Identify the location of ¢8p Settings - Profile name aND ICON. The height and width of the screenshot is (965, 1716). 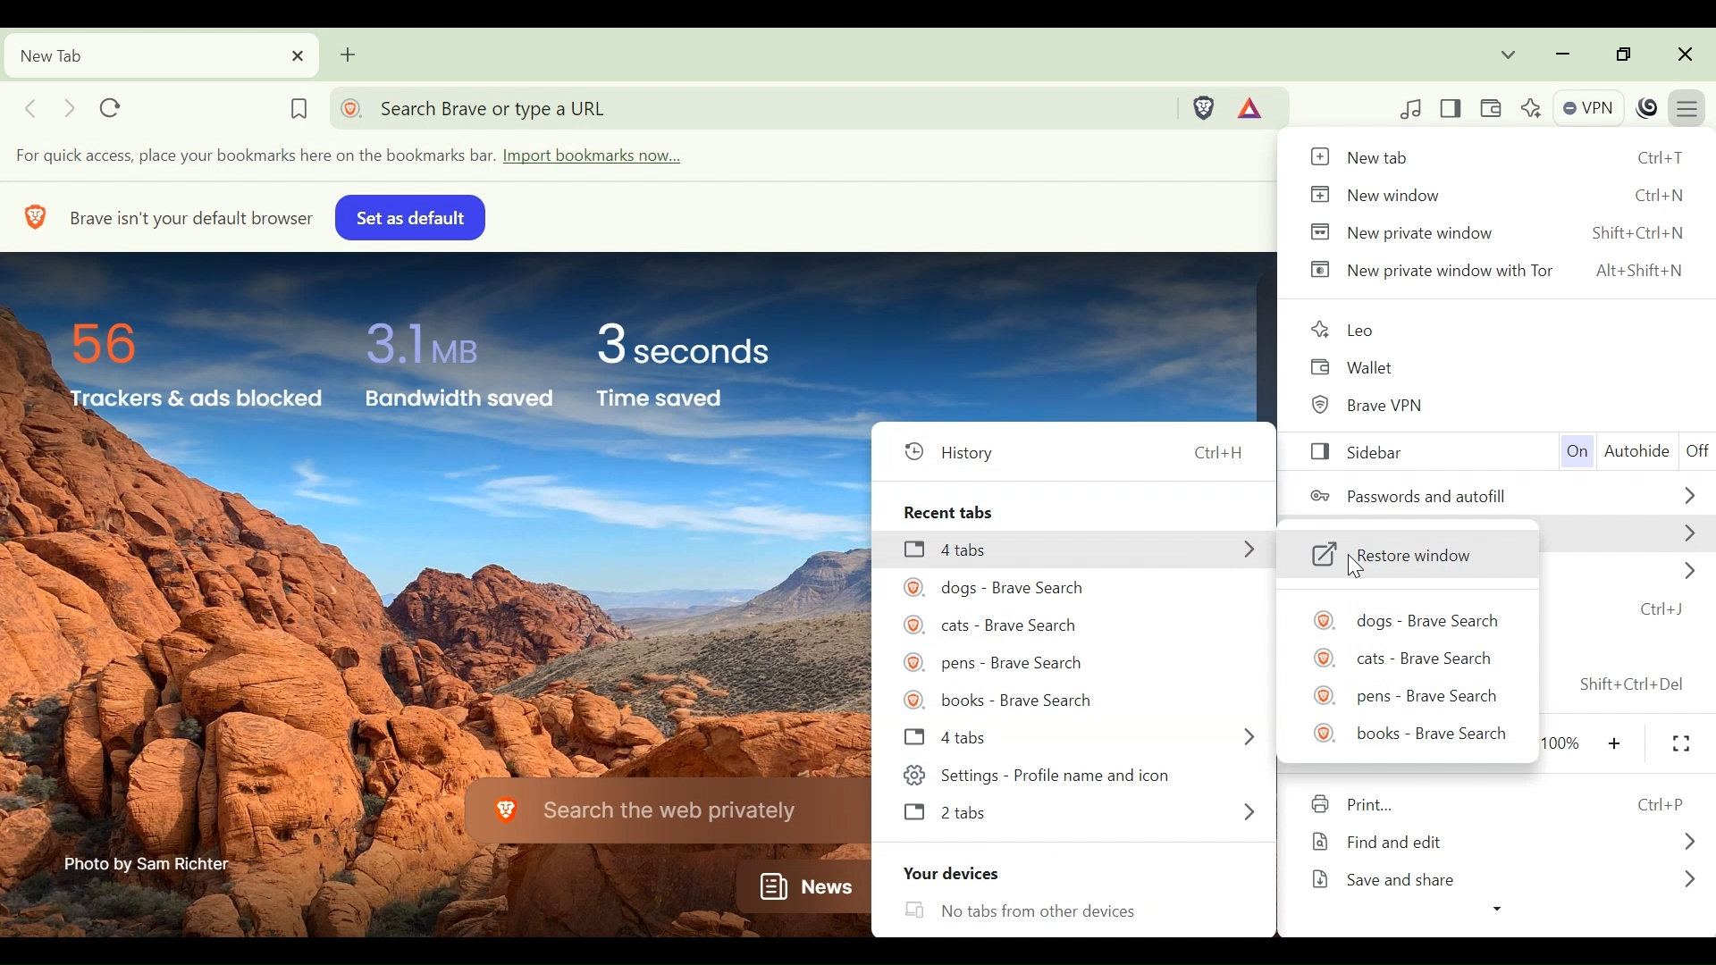
(1061, 776).